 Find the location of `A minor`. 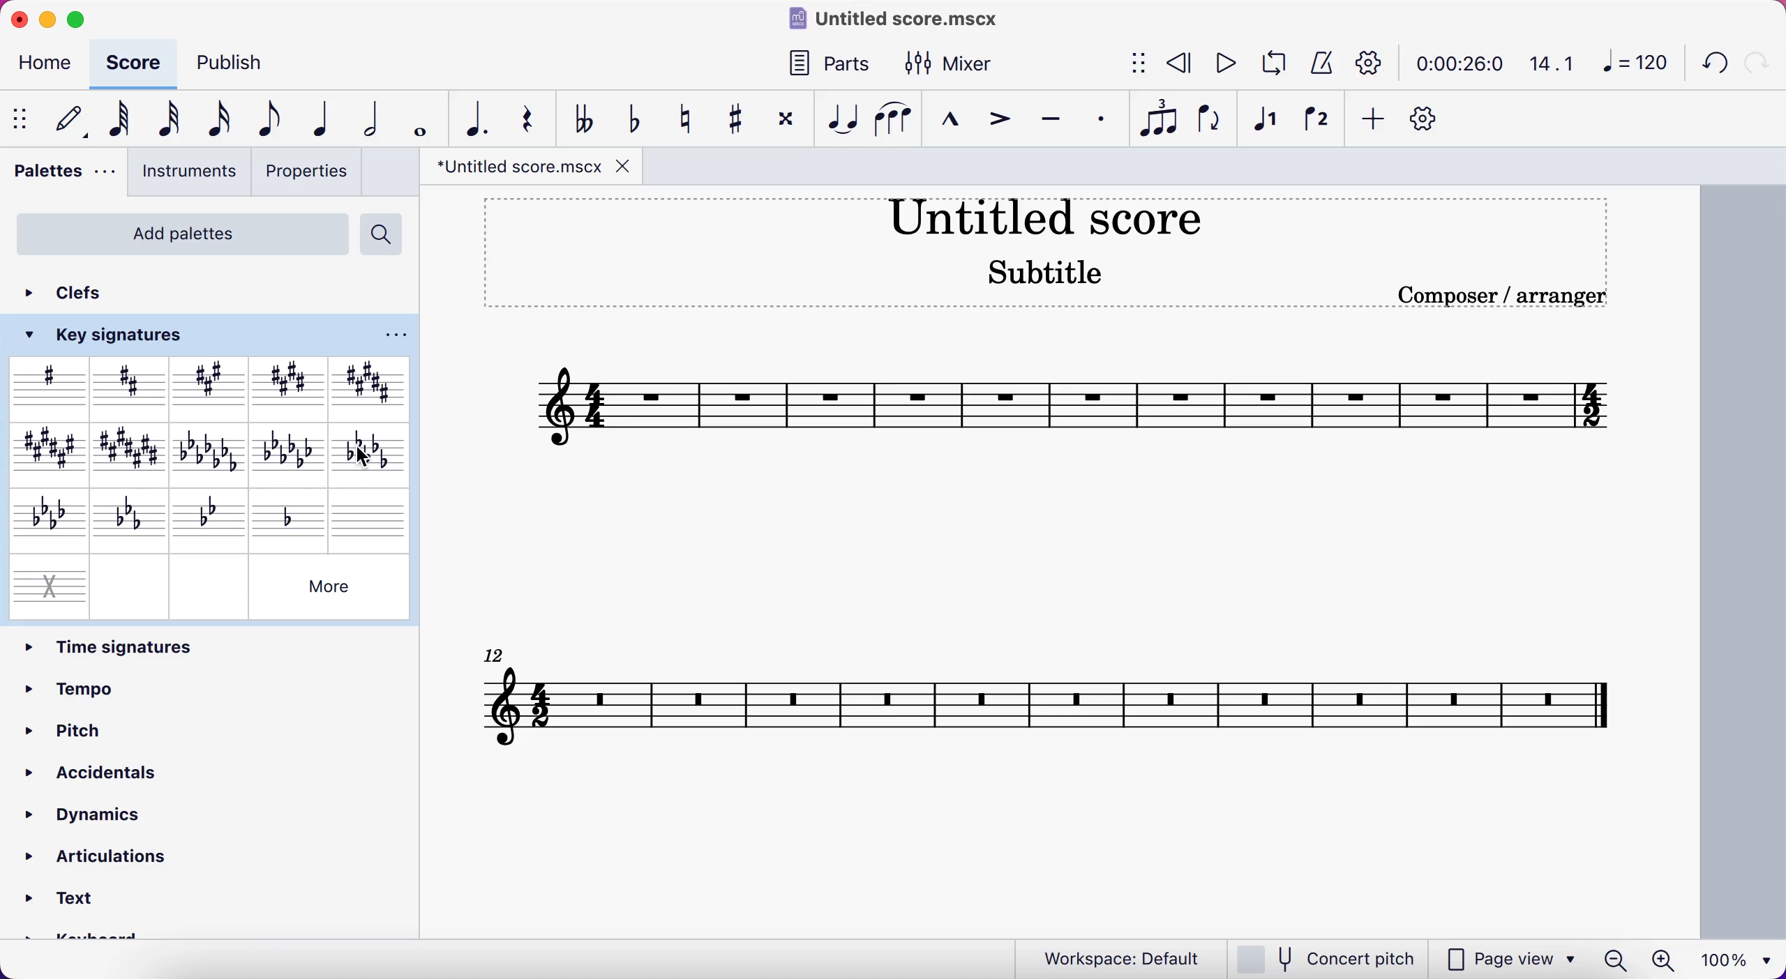

A minor is located at coordinates (211, 453).